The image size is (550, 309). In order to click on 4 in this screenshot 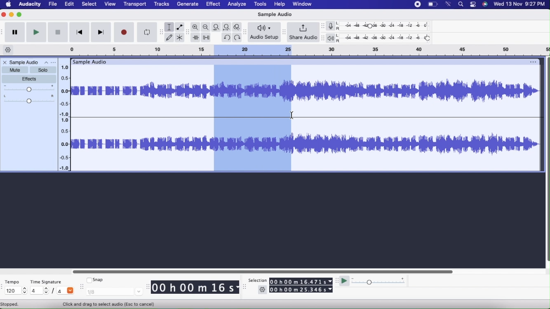, I will do `click(66, 290)`.